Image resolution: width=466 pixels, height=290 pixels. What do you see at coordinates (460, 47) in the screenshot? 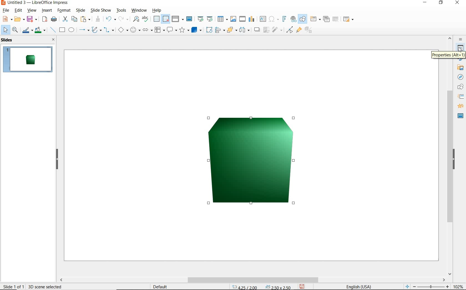
I see `PROPERTIES` at bounding box center [460, 47].